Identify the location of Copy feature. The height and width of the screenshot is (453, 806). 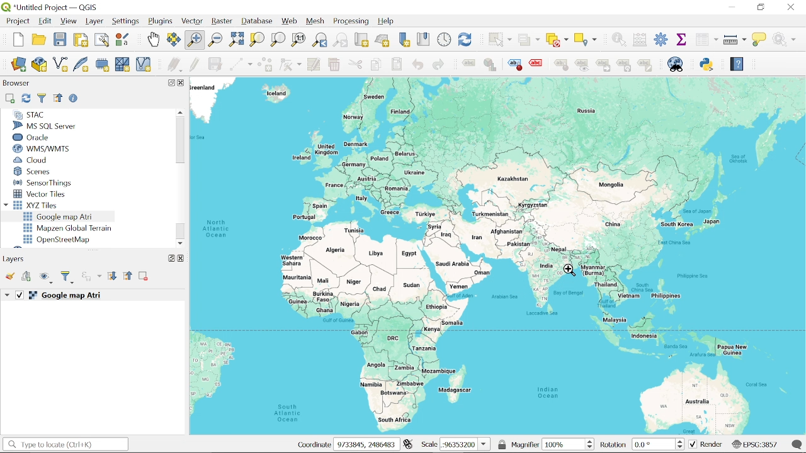
(375, 65).